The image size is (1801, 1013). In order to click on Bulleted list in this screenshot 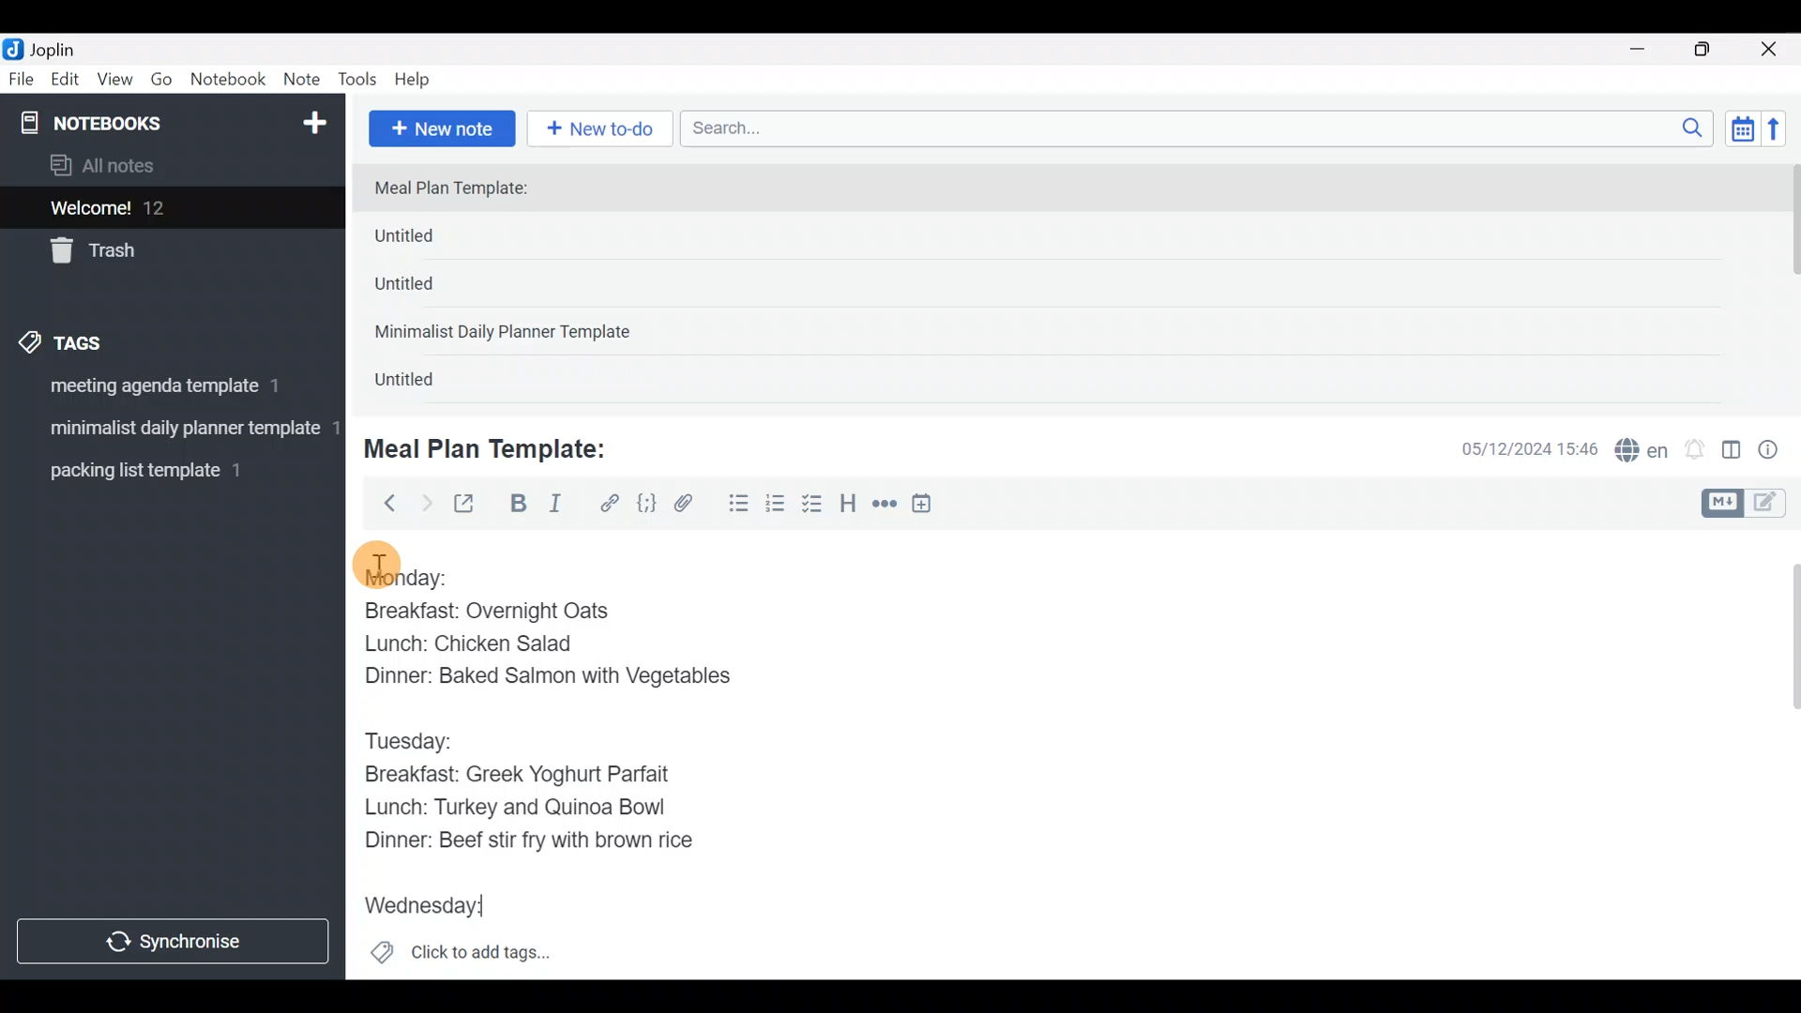, I will do `click(734, 505)`.